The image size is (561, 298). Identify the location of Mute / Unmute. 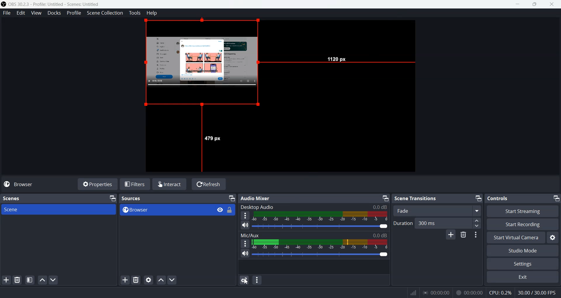
(245, 225).